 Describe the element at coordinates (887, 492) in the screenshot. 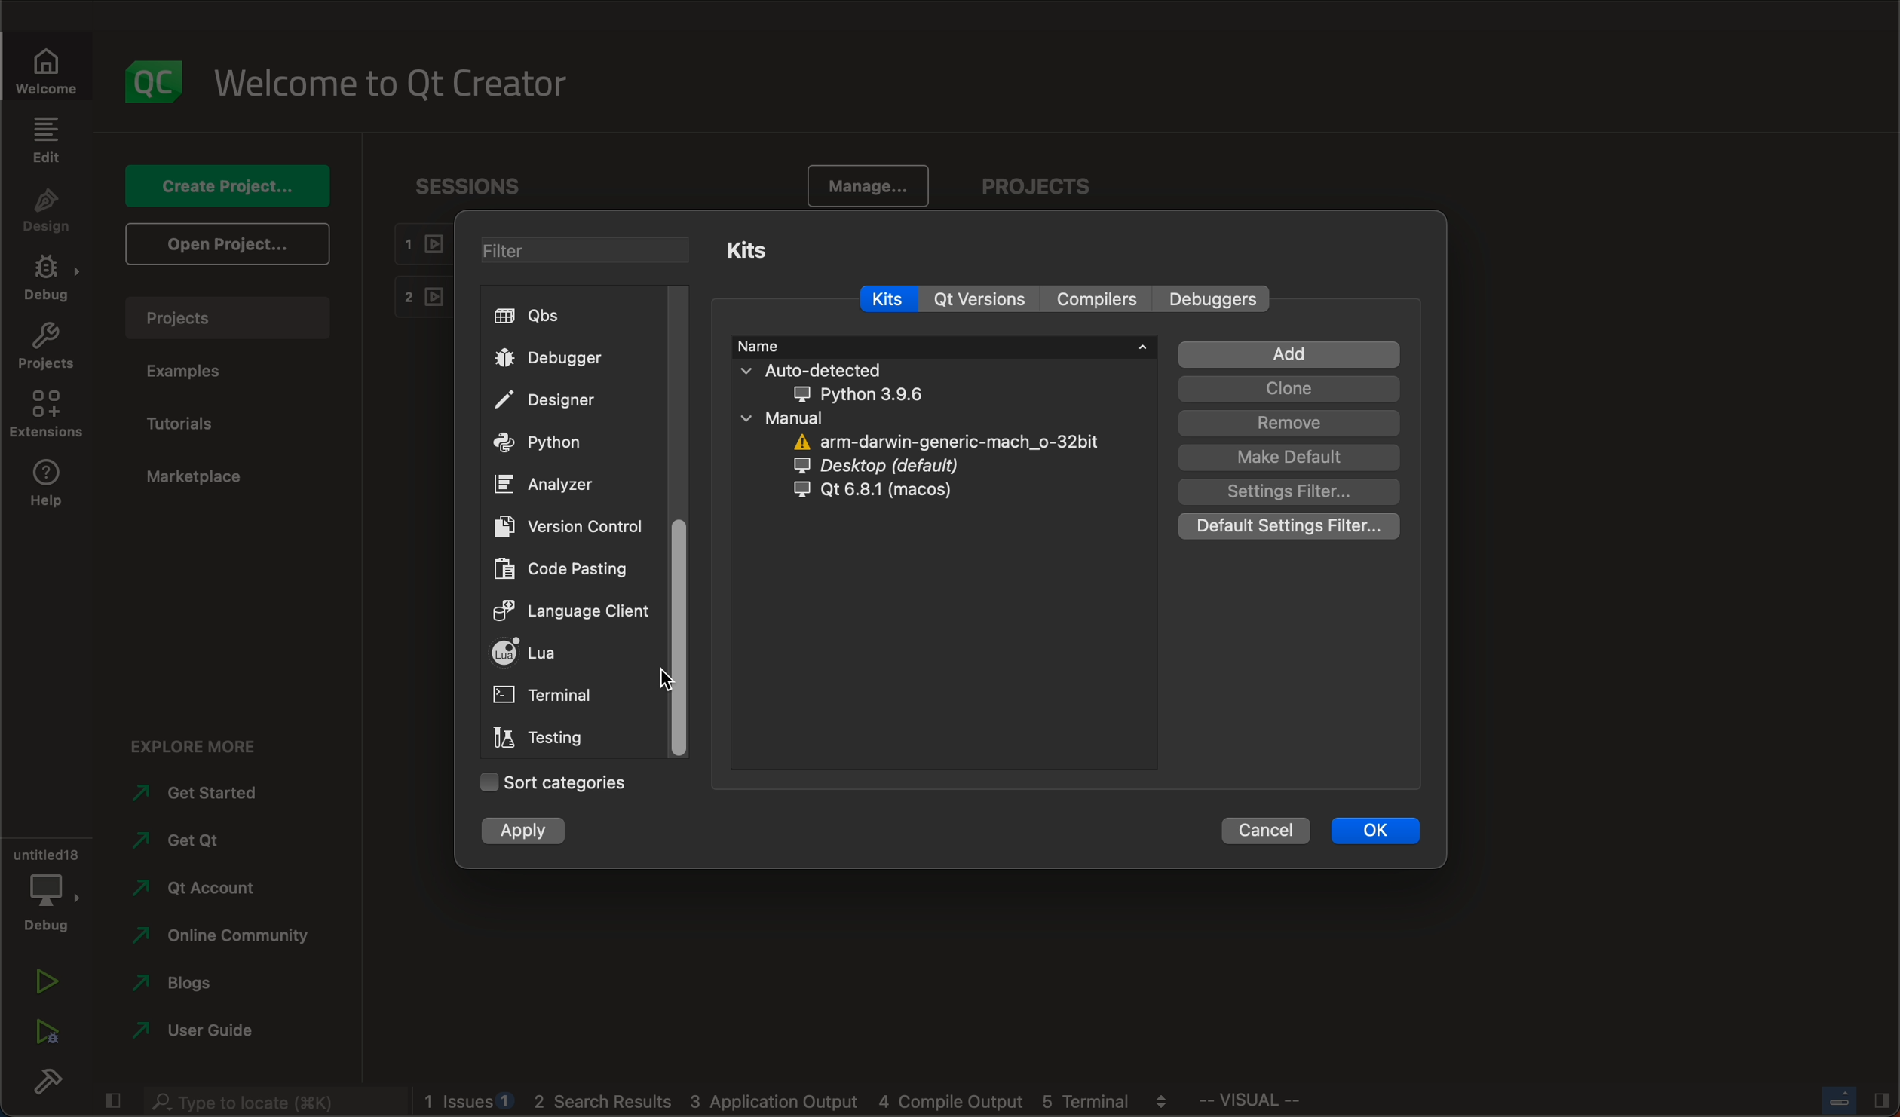

I see `qt` at that location.